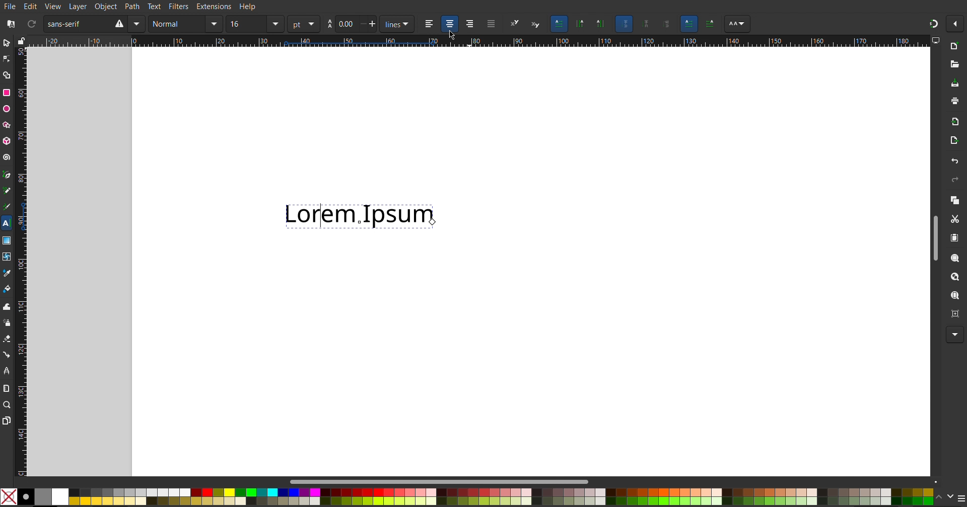  What do you see at coordinates (250, 7) in the screenshot?
I see `Help` at bounding box center [250, 7].